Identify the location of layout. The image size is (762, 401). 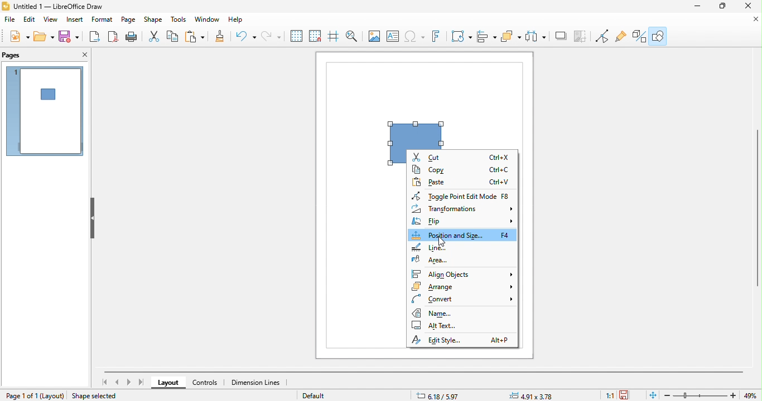
(54, 395).